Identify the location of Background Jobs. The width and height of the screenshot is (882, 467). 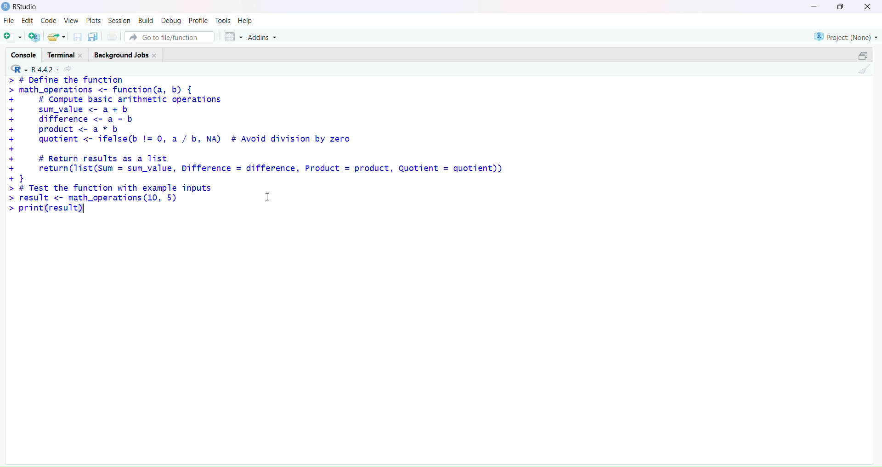
(126, 55).